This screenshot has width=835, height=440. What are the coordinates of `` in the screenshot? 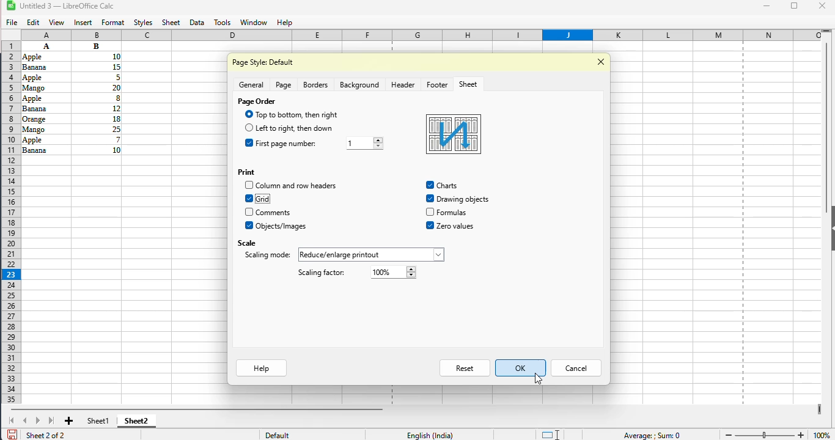 It's located at (45, 98).